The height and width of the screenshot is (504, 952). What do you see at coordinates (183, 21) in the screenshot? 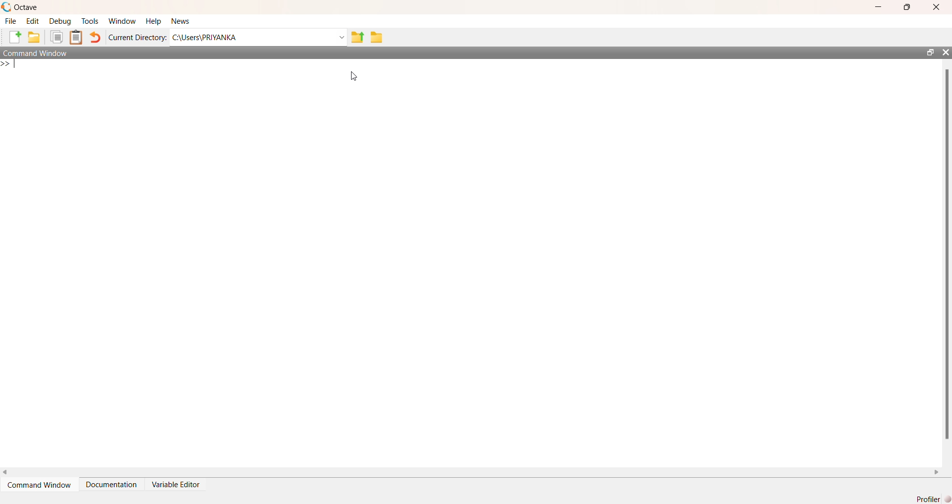
I see `news` at bounding box center [183, 21].